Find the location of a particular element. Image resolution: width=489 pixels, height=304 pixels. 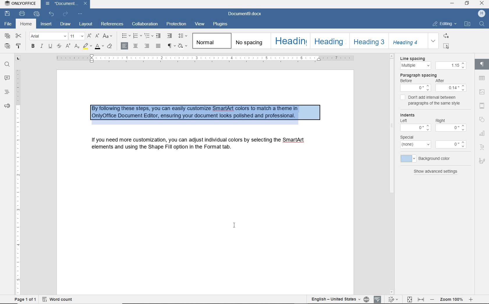

left is located at coordinates (404, 121).